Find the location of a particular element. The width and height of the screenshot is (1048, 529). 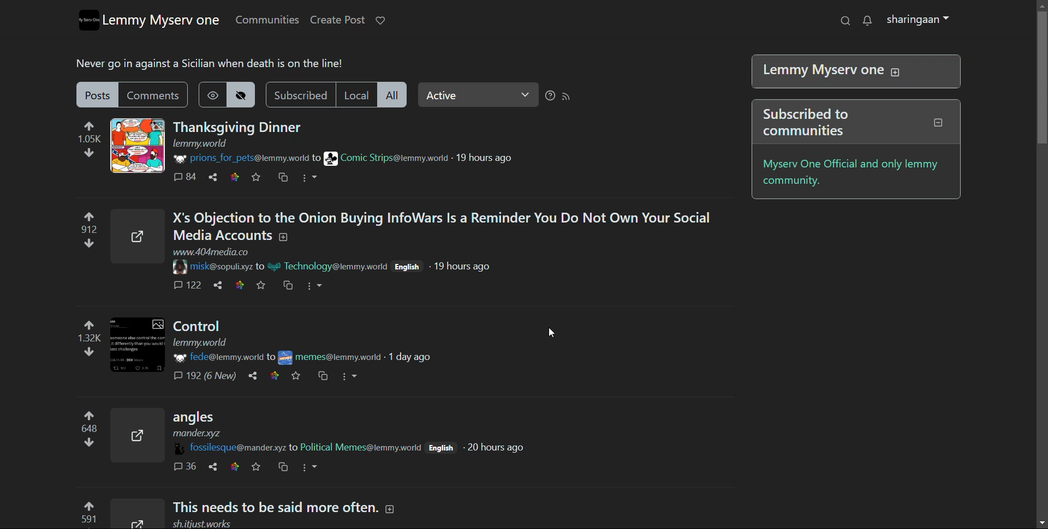

link is located at coordinates (234, 467).